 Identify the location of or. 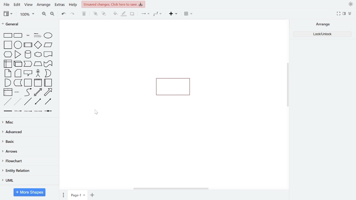
(48, 73).